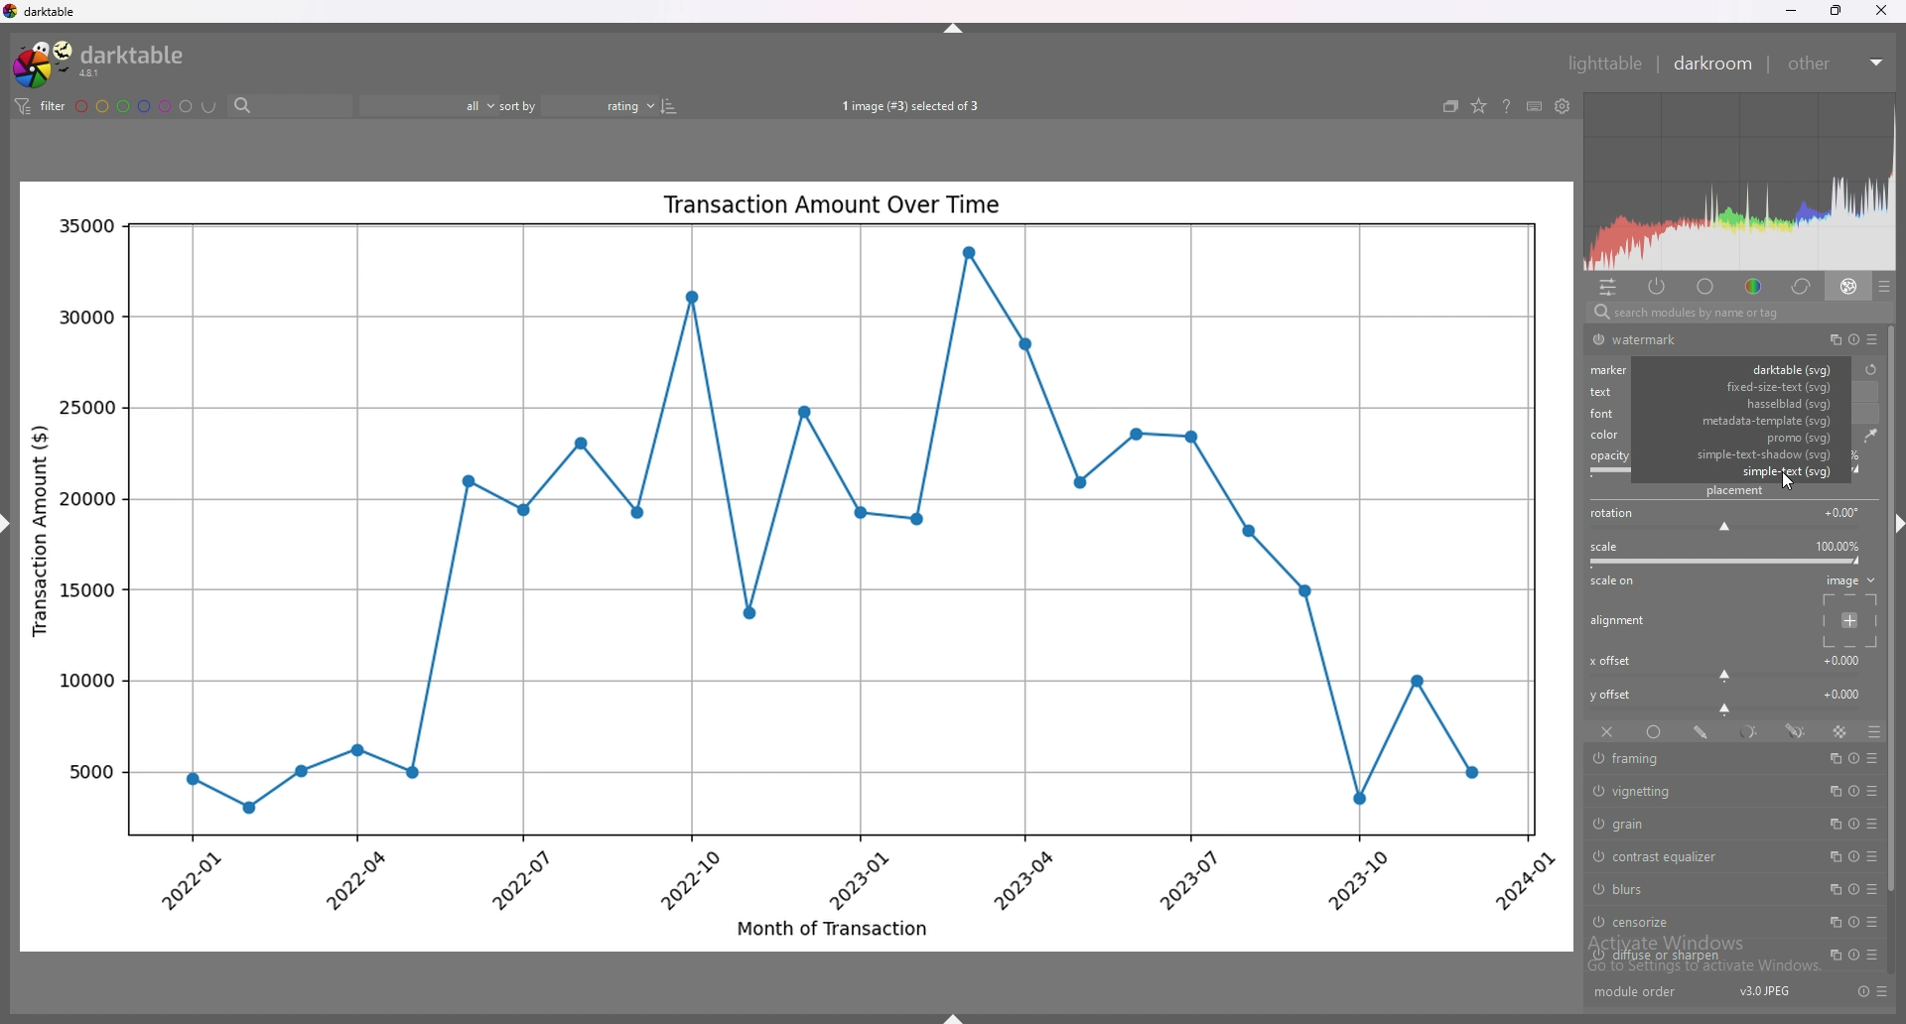  What do you see at coordinates (1598, 791) in the screenshot?
I see `switch off` at bounding box center [1598, 791].